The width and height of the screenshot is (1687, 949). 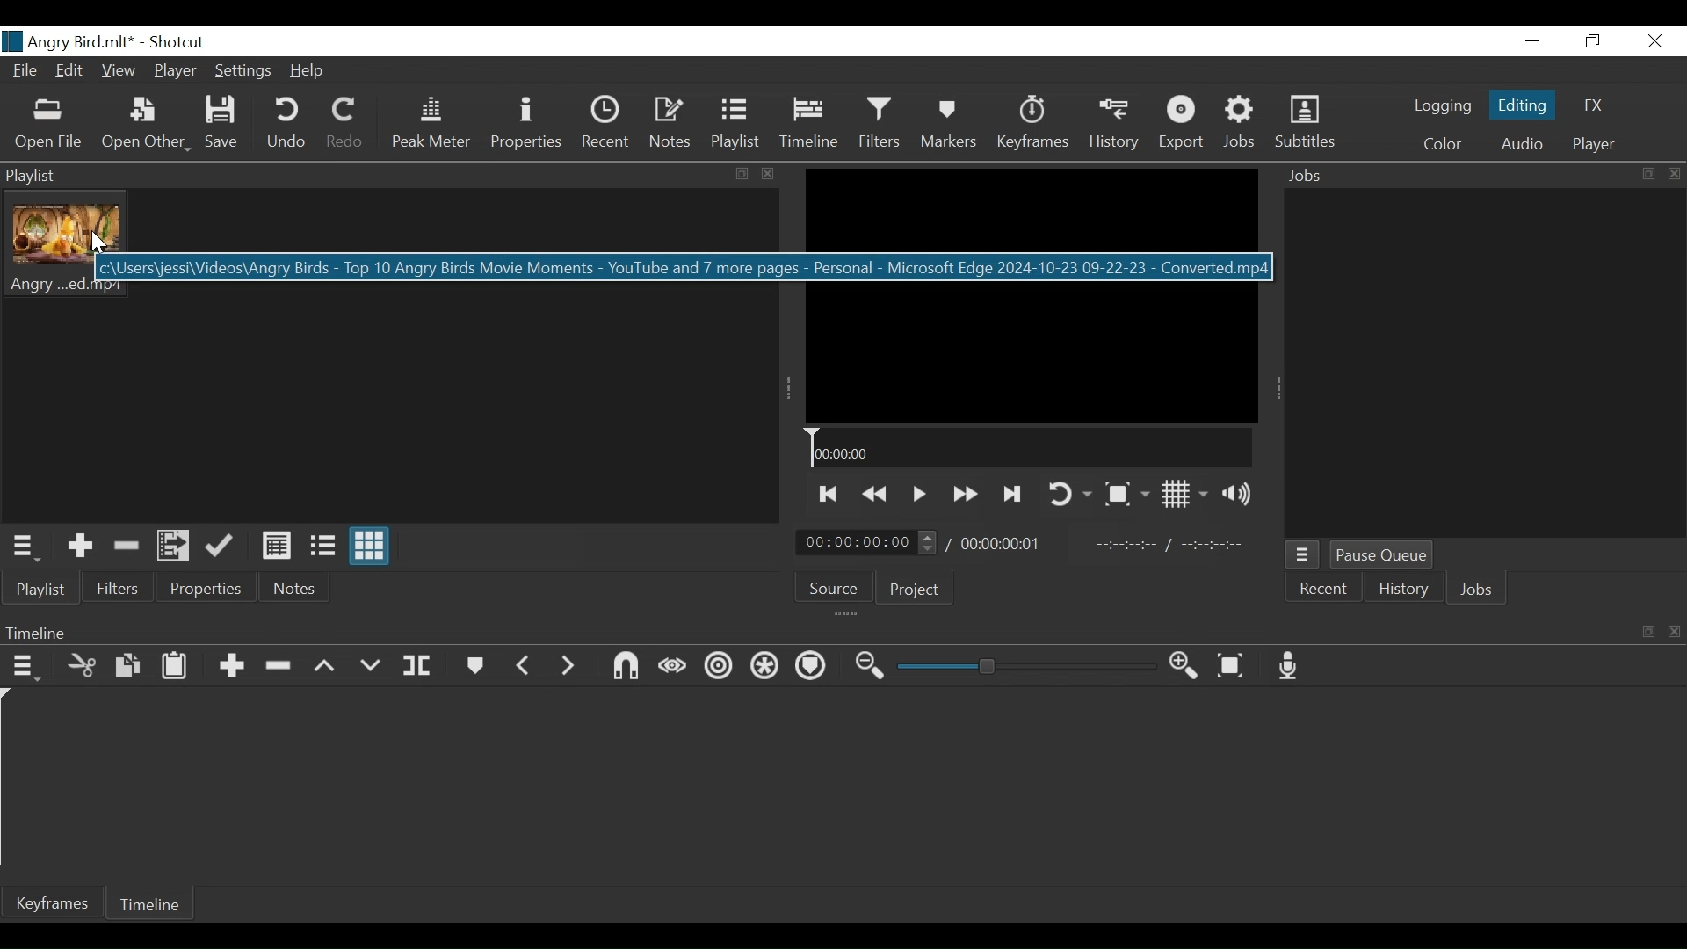 What do you see at coordinates (371, 547) in the screenshot?
I see `View as icons` at bounding box center [371, 547].